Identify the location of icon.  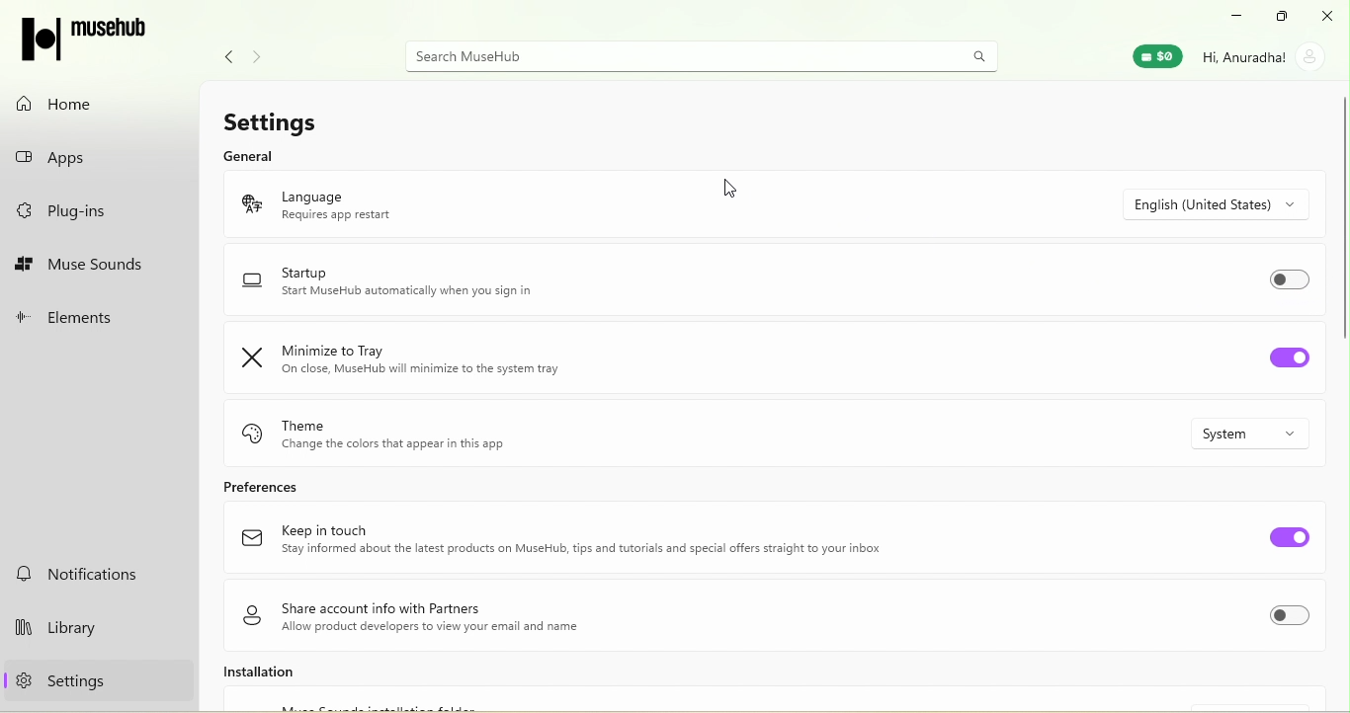
(84, 36).